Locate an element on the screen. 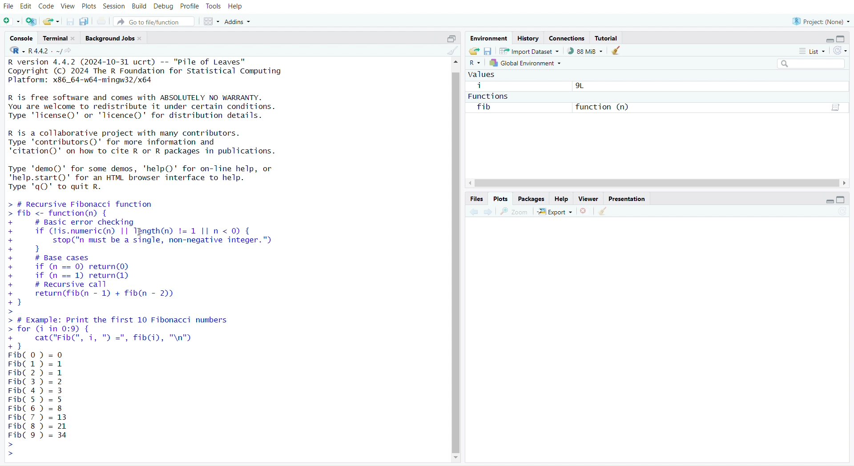 This screenshot has height=466, width=854. > # Recursive Fibonacci function fib <- function(p) {# Basic error checking if (! is.numeric(n) || length) t= 1 I n <0) {stop("n must be a single, non-negative integer.")¥# Base cases if (n == 0) return(0)if (n == 1) return(l)# Recursive call return(fib(n - 1) + fib(n - 2))}# Example: Print the first 10 Fibonacci numbers for (i in 0:9) {cat("Fib(", i, " =", fib), "n} is located at coordinates (157, 273).